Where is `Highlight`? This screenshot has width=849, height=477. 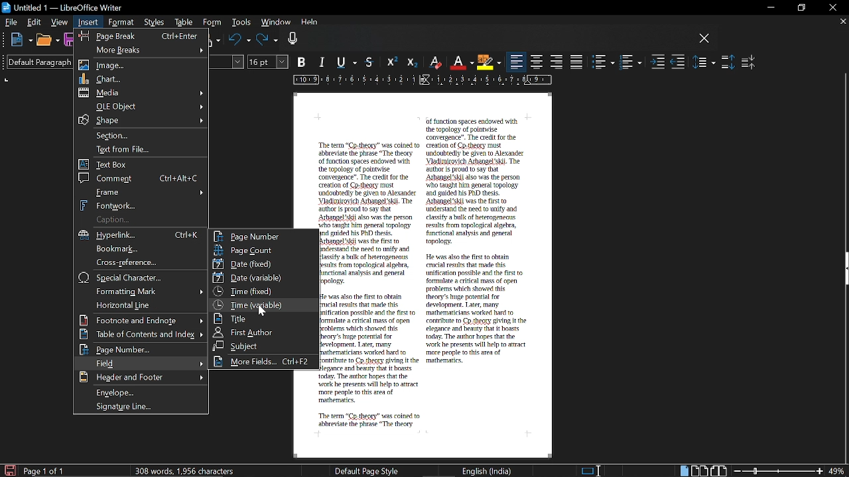
Highlight is located at coordinates (488, 62).